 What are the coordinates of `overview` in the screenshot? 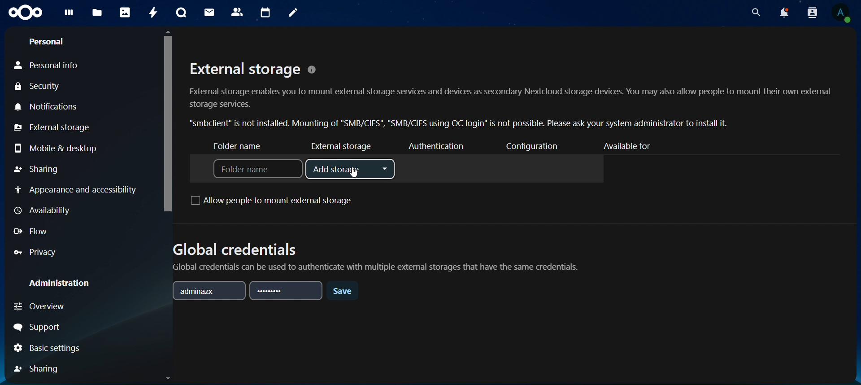 It's located at (43, 307).